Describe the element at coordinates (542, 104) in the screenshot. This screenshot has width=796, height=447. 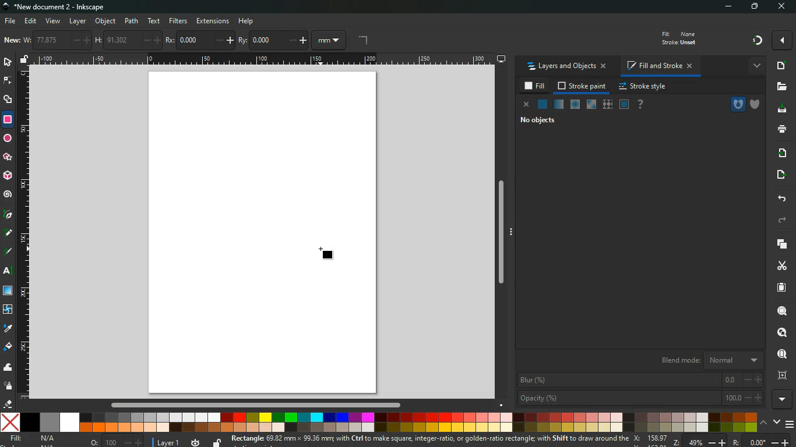
I see `normal` at that location.